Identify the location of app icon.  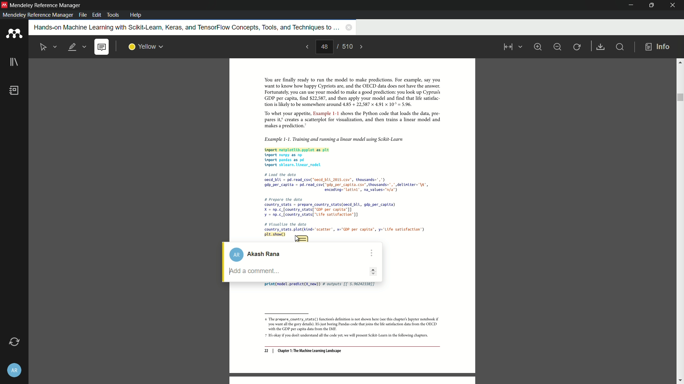
(14, 34).